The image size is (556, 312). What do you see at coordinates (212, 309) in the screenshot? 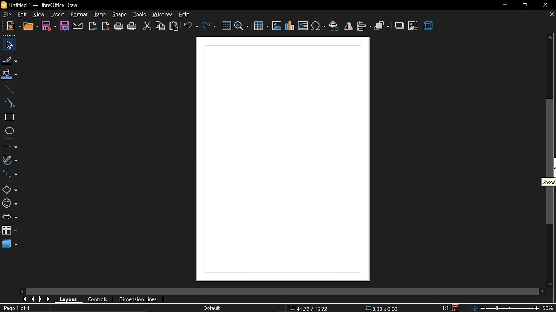
I see `page style` at bounding box center [212, 309].